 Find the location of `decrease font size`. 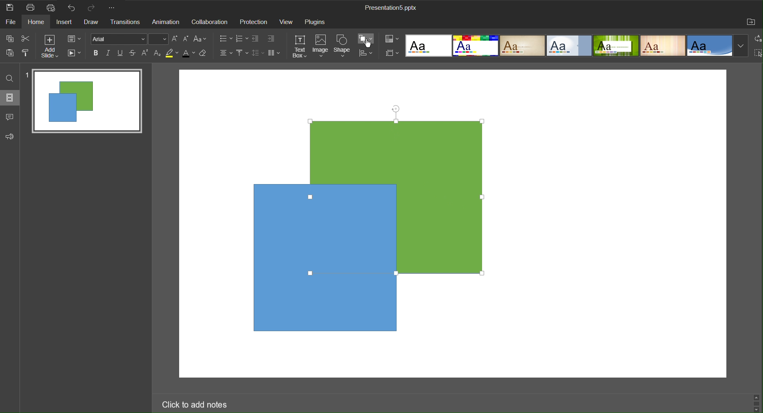

decrease font size is located at coordinates (186, 39).